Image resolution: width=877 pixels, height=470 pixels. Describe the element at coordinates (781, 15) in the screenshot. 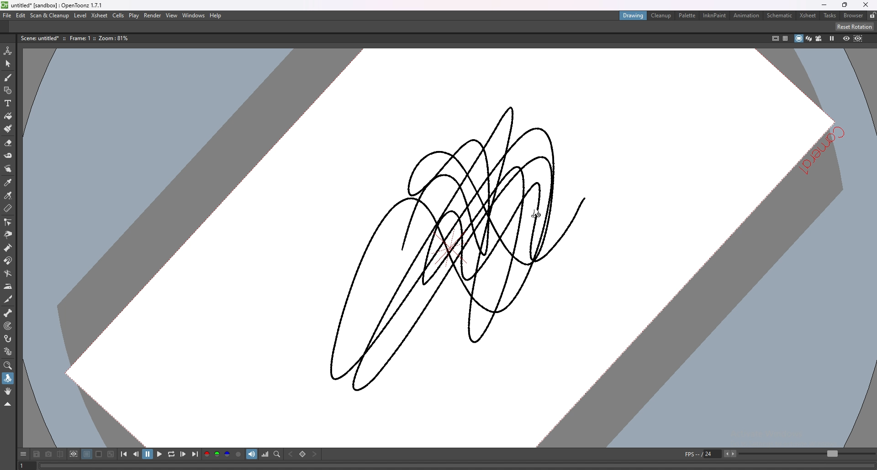

I see `schematic` at that location.